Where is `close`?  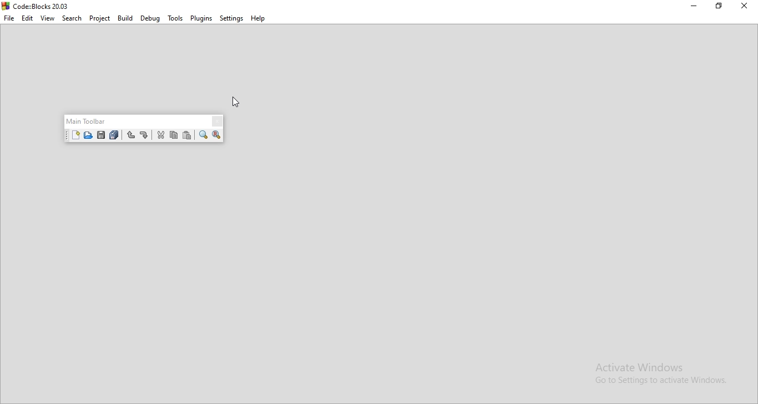 close is located at coordinates (746, 7).